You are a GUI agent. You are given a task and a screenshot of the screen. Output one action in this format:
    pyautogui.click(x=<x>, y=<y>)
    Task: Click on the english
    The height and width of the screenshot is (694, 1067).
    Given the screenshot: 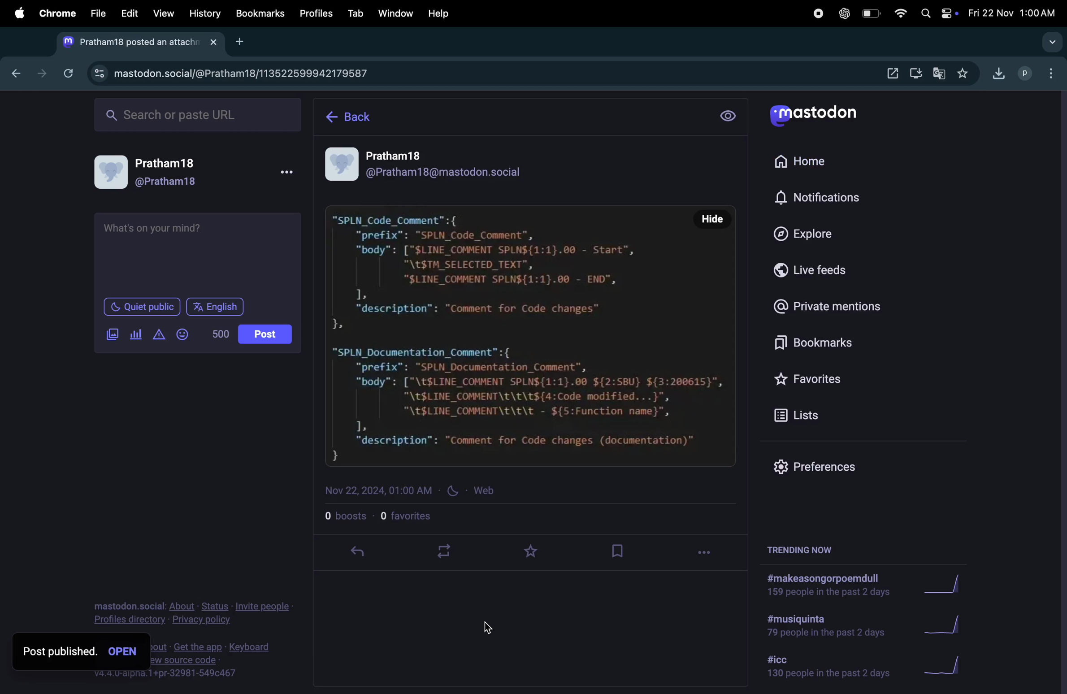 What is the action you would take?
    pyautogui.click(x=216, y=307)
    